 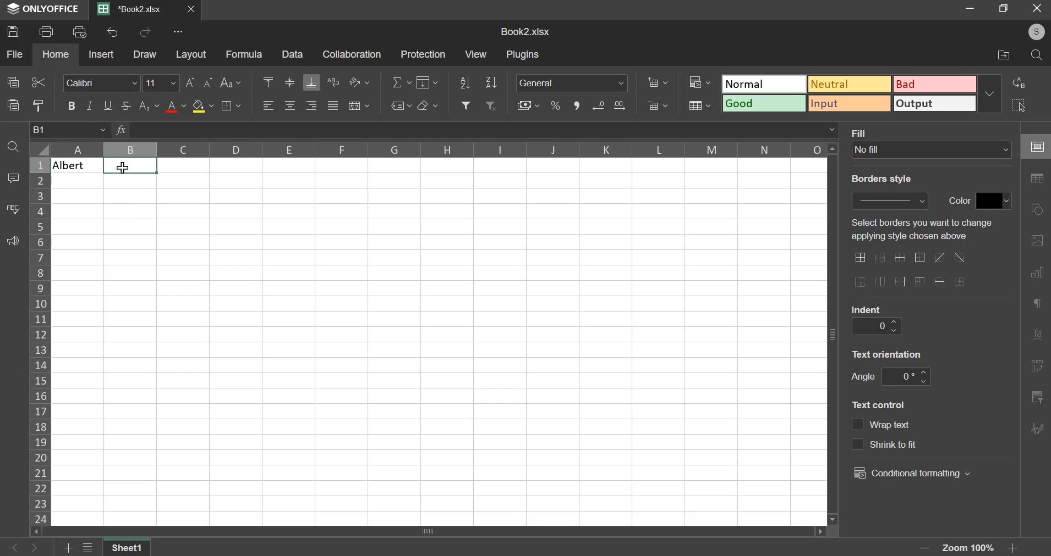 I want to click on underline, so click(x=108, y=104).